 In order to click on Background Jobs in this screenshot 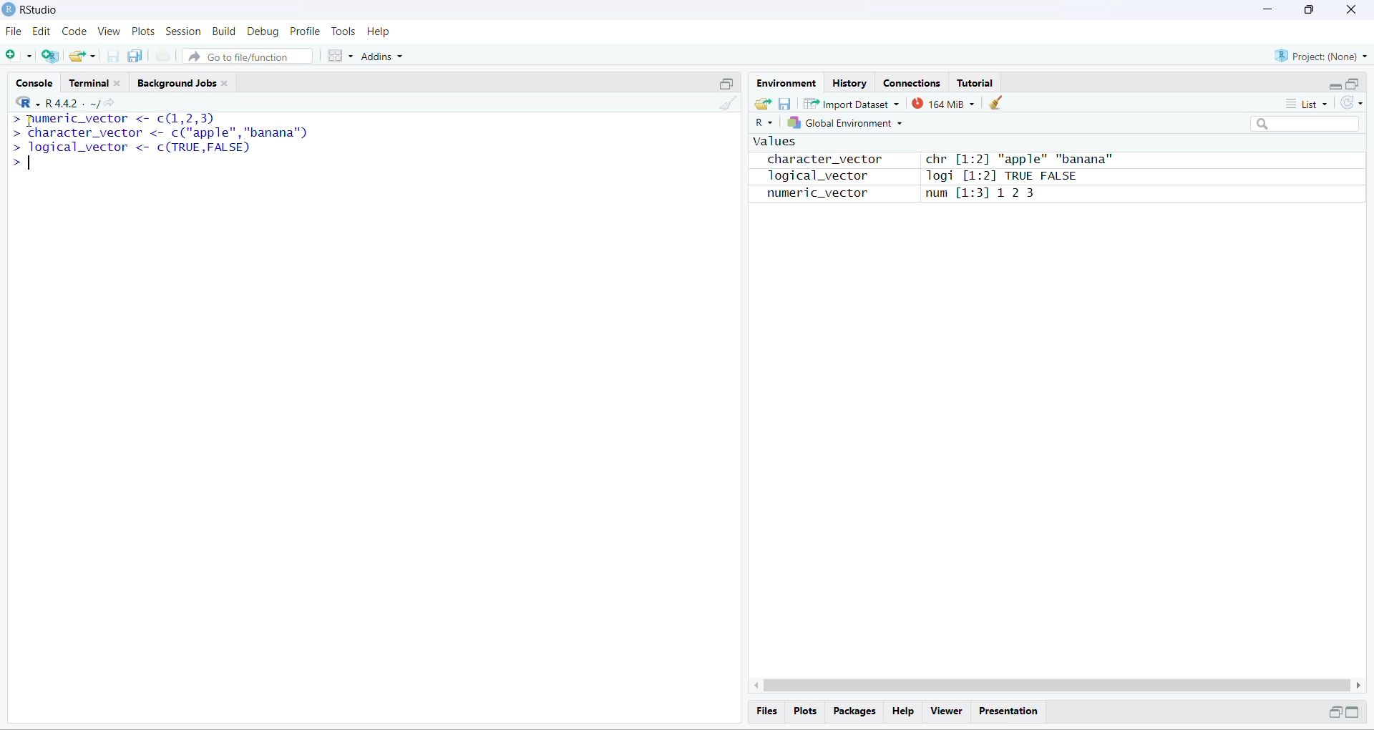, I will do `click(186, 82)`.